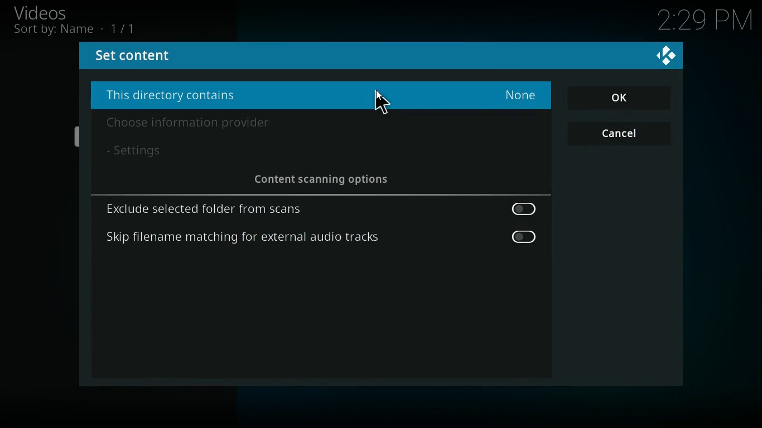  What do you see at coordinates (666, 56) in the screenshot?
I see `kodi logo` at bounding box center [666, 56].